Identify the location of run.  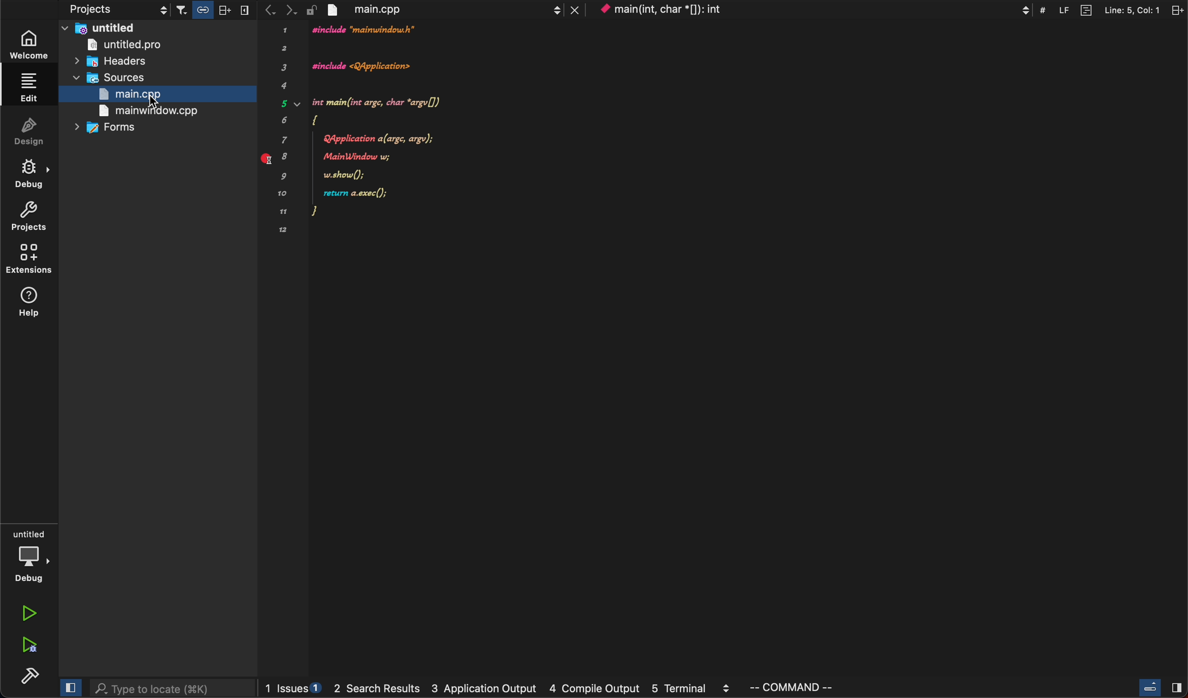
(28, 615).